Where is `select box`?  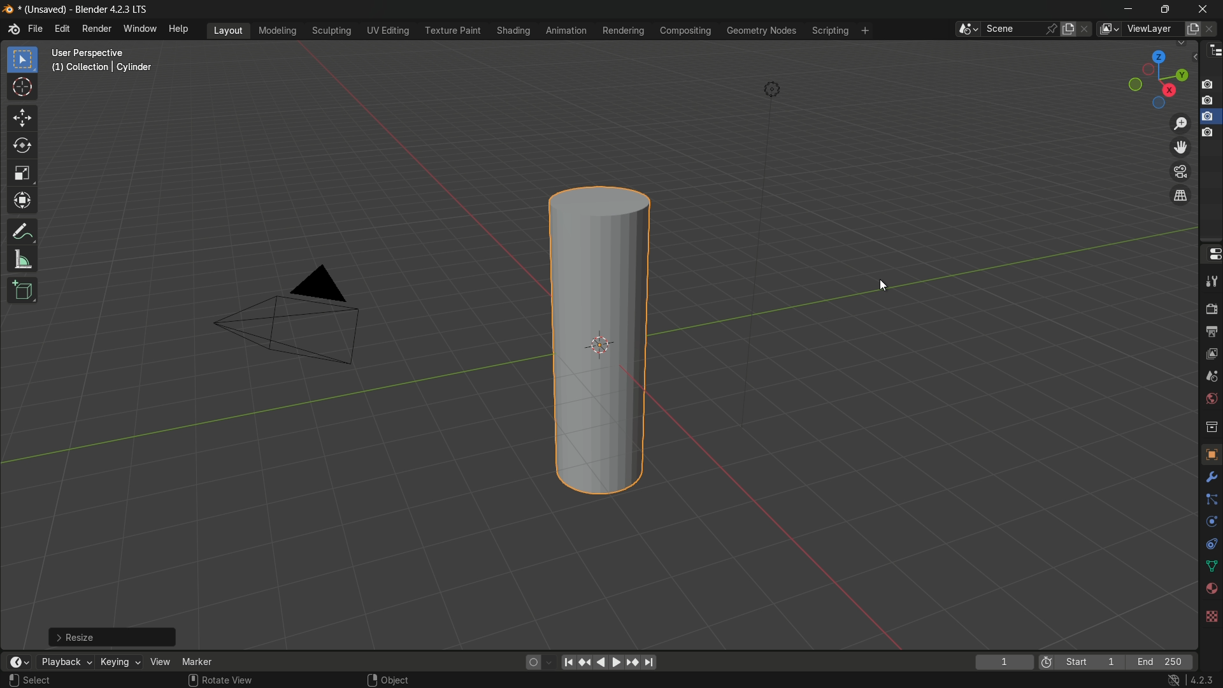
select box is located at coordinates (24, 60).